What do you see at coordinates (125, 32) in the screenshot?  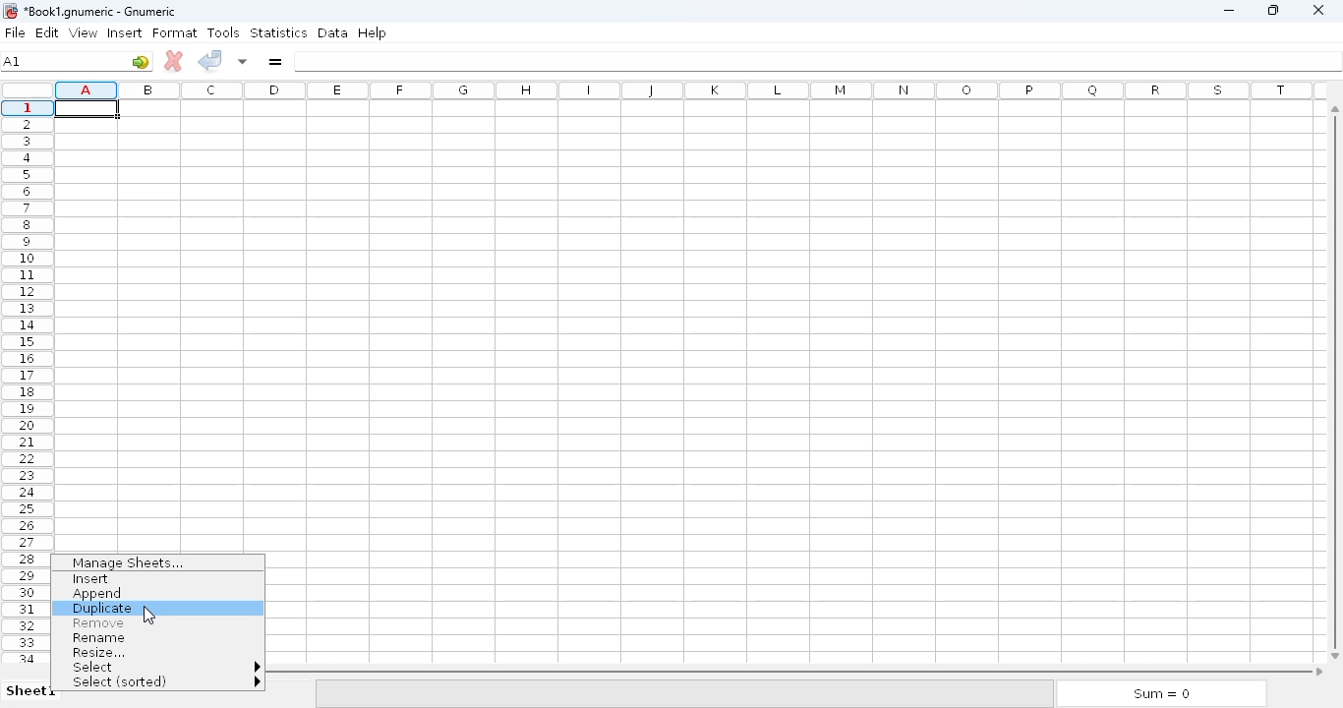 I see `insert` at bounding box center [125, 32].